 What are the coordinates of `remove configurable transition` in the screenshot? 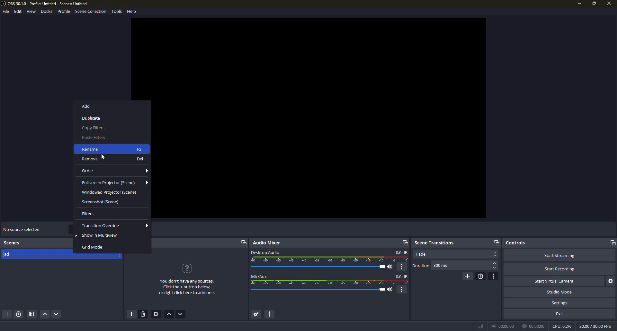 It's located at (480, 276).